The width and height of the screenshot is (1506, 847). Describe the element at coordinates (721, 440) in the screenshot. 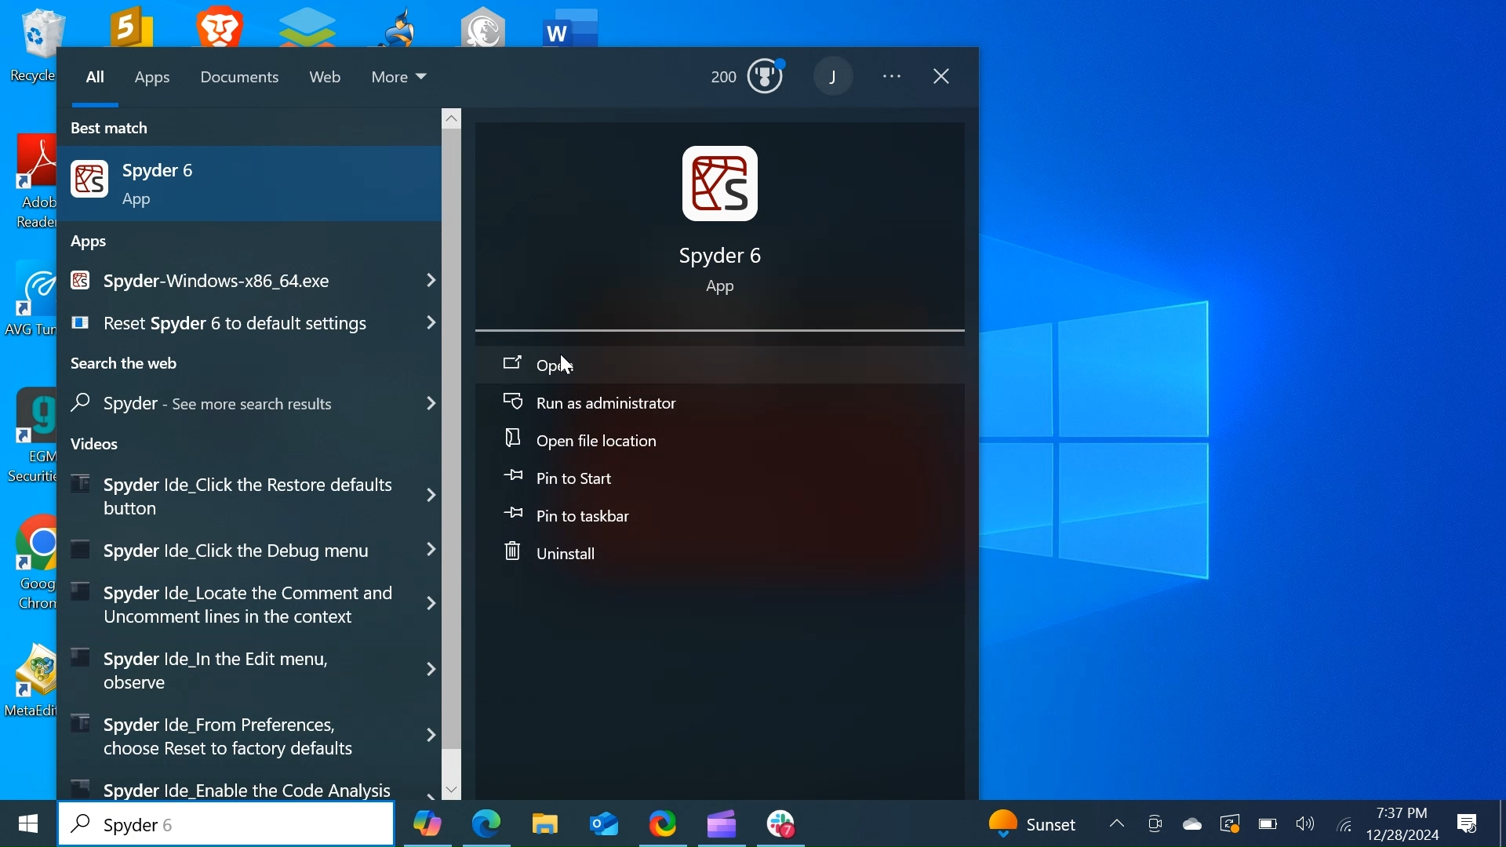

I see `Open file location` at that location.